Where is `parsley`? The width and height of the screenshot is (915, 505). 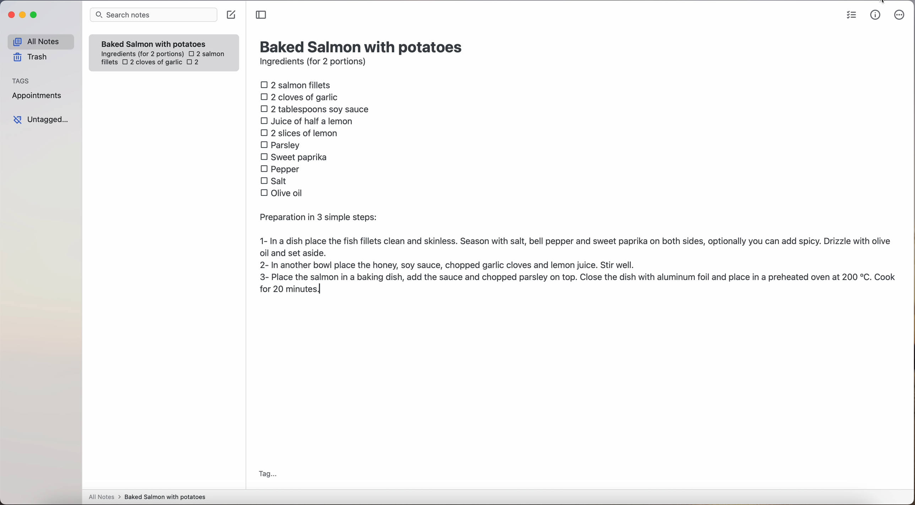 parsley is located at coordinates (280, 144).